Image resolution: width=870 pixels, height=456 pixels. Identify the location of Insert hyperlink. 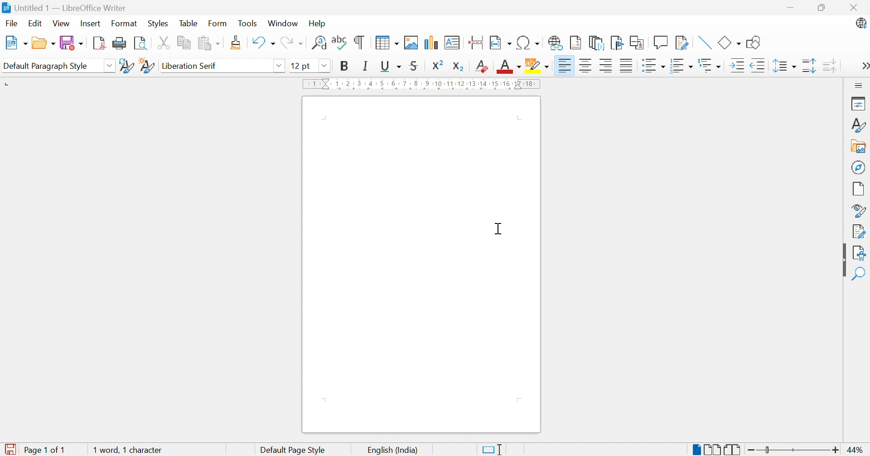
(556, 43).